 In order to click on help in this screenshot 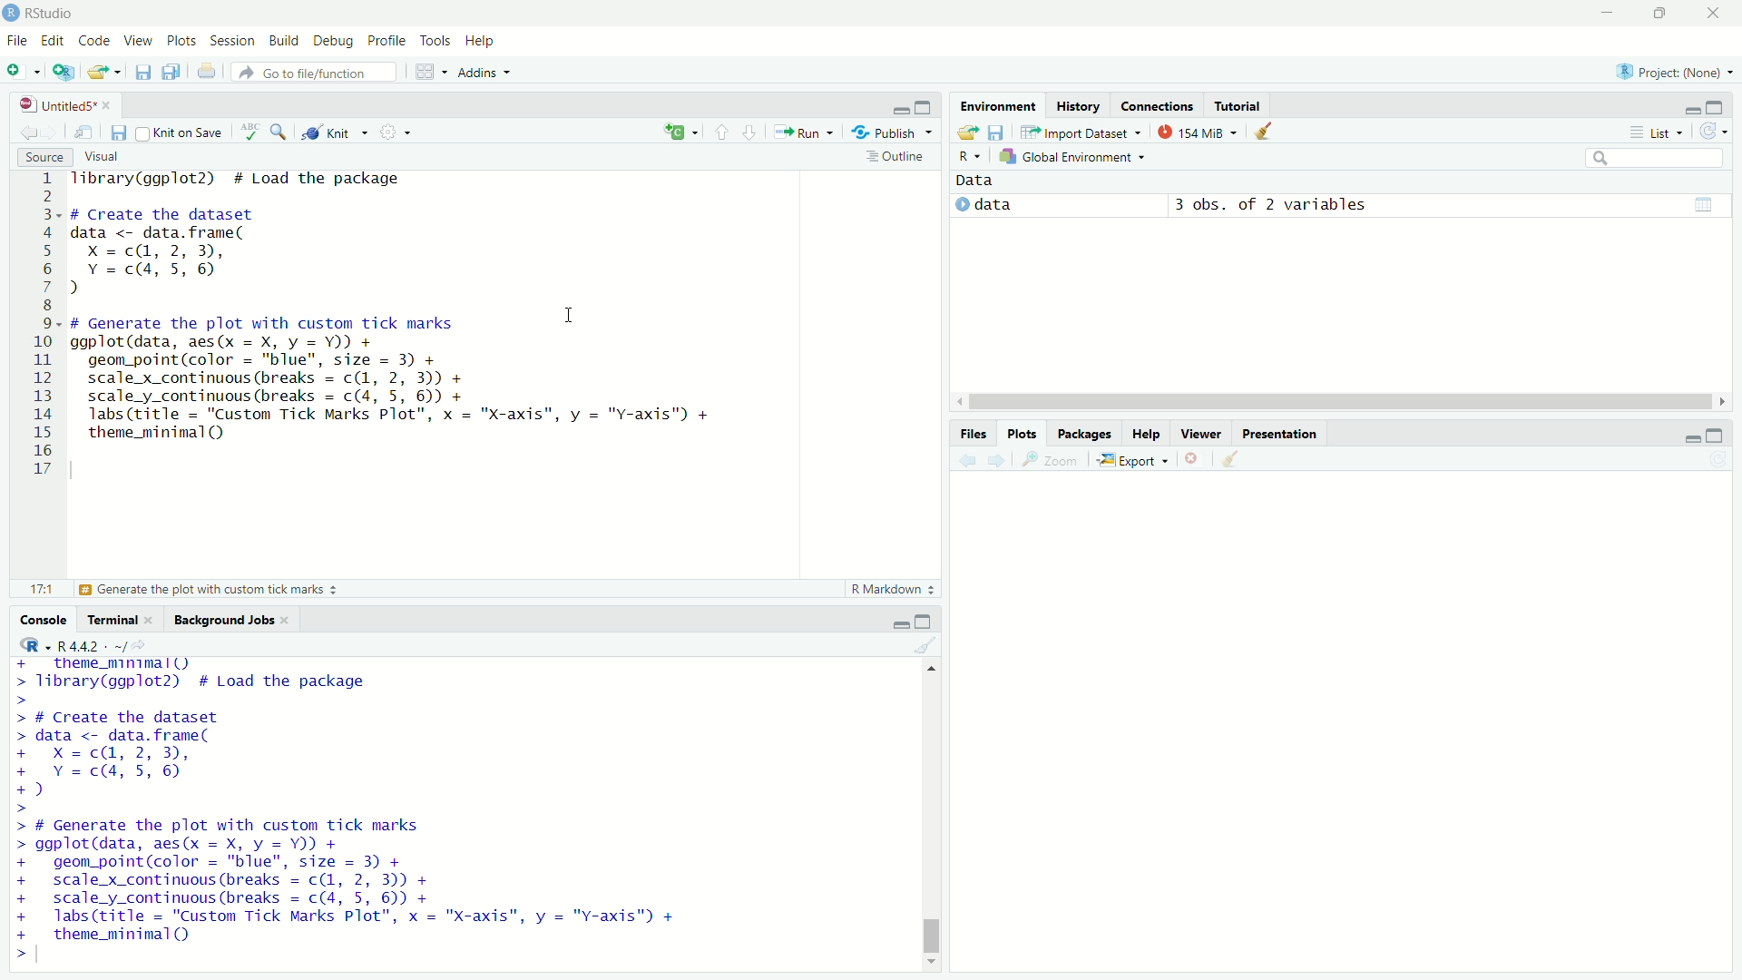, I will do `click(1148, 432)`.